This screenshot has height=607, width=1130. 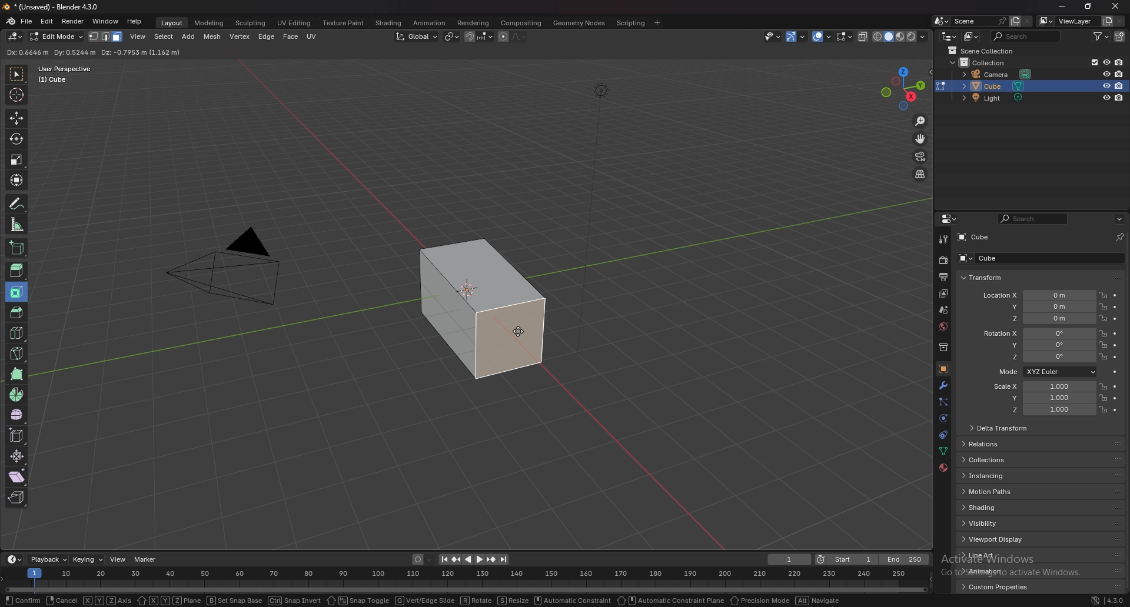 I want to click on show overlays, so click(x=823, y=36).